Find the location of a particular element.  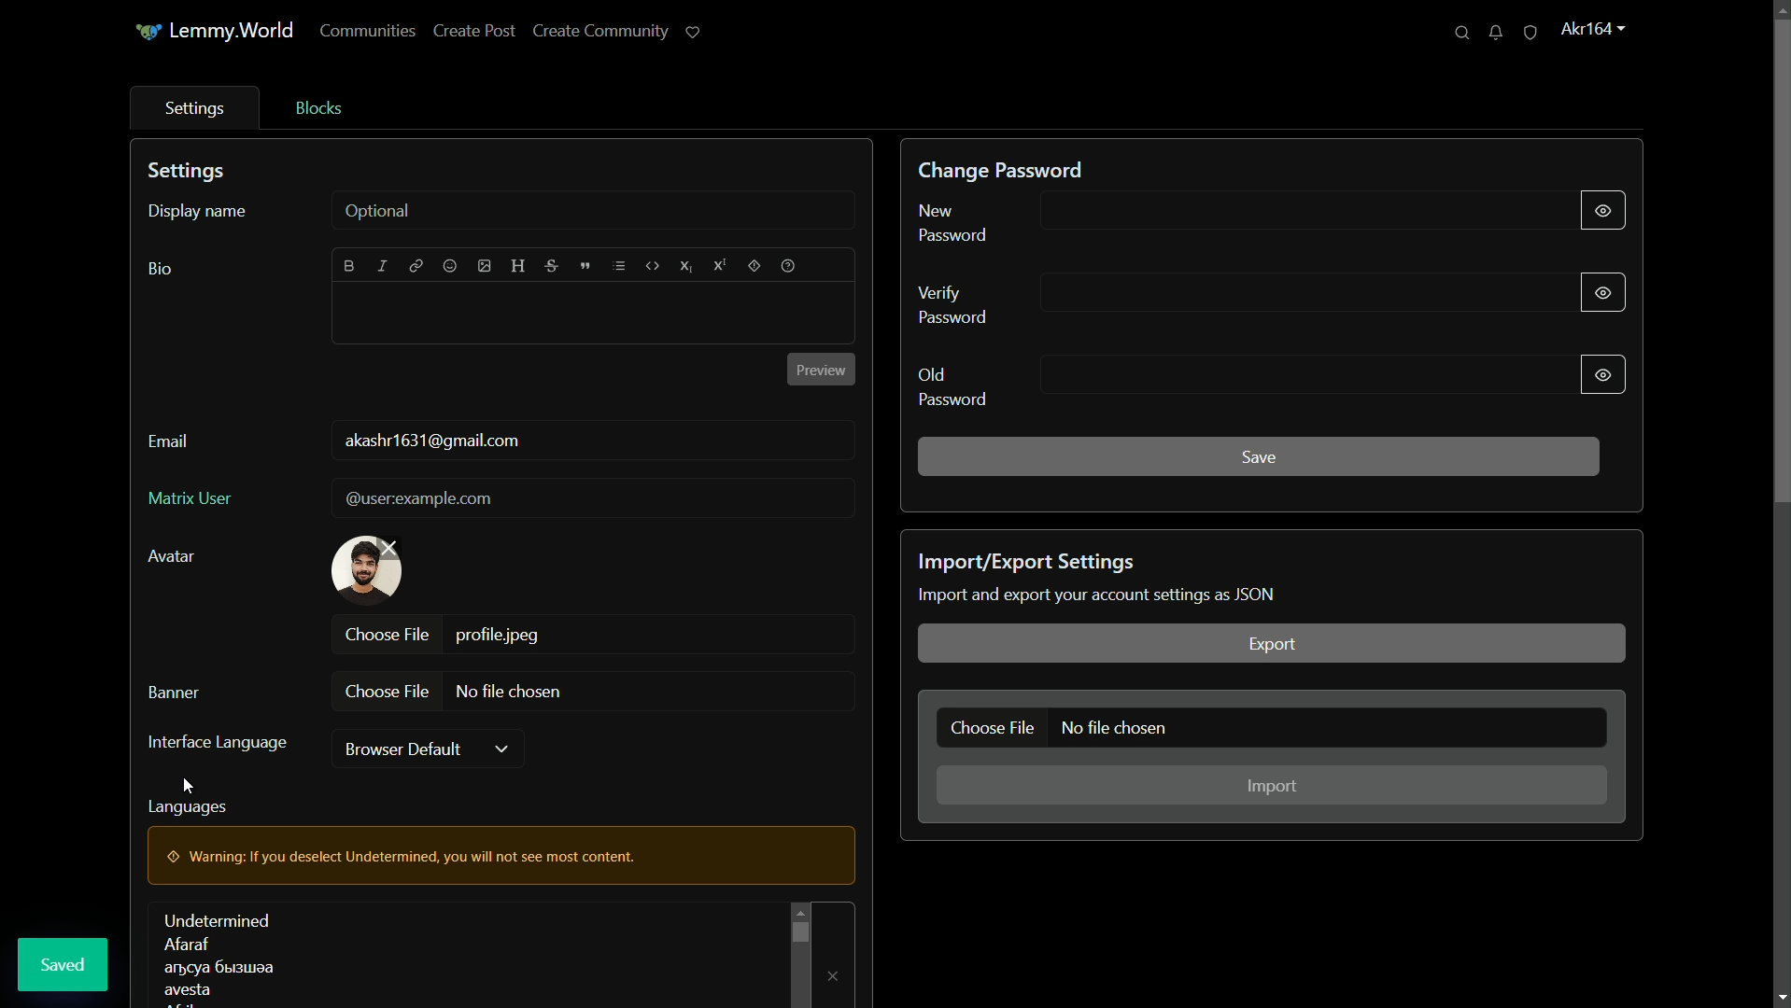

languages is located at coordinates (189, 805).